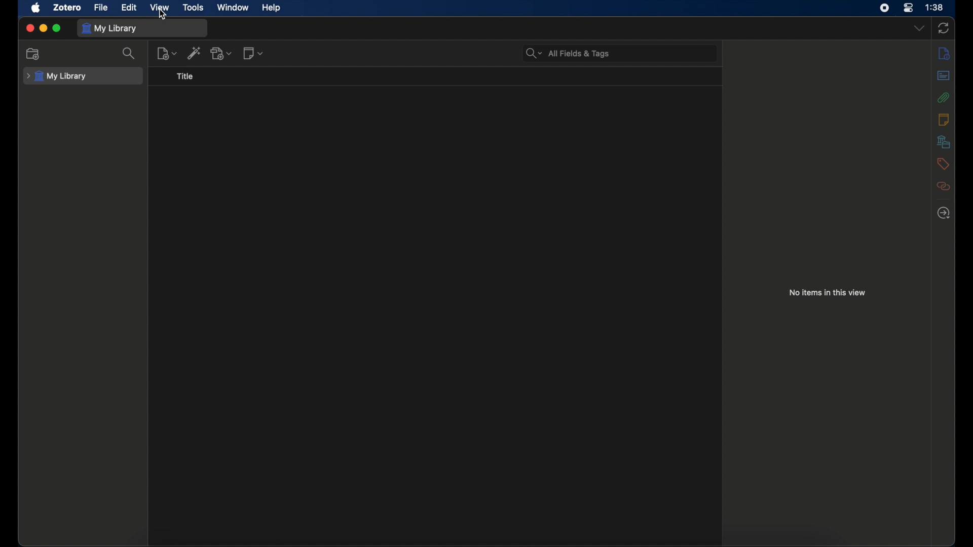 The height and width of the screenshot is (547, 973). I want to click on related, so click(944, 186).